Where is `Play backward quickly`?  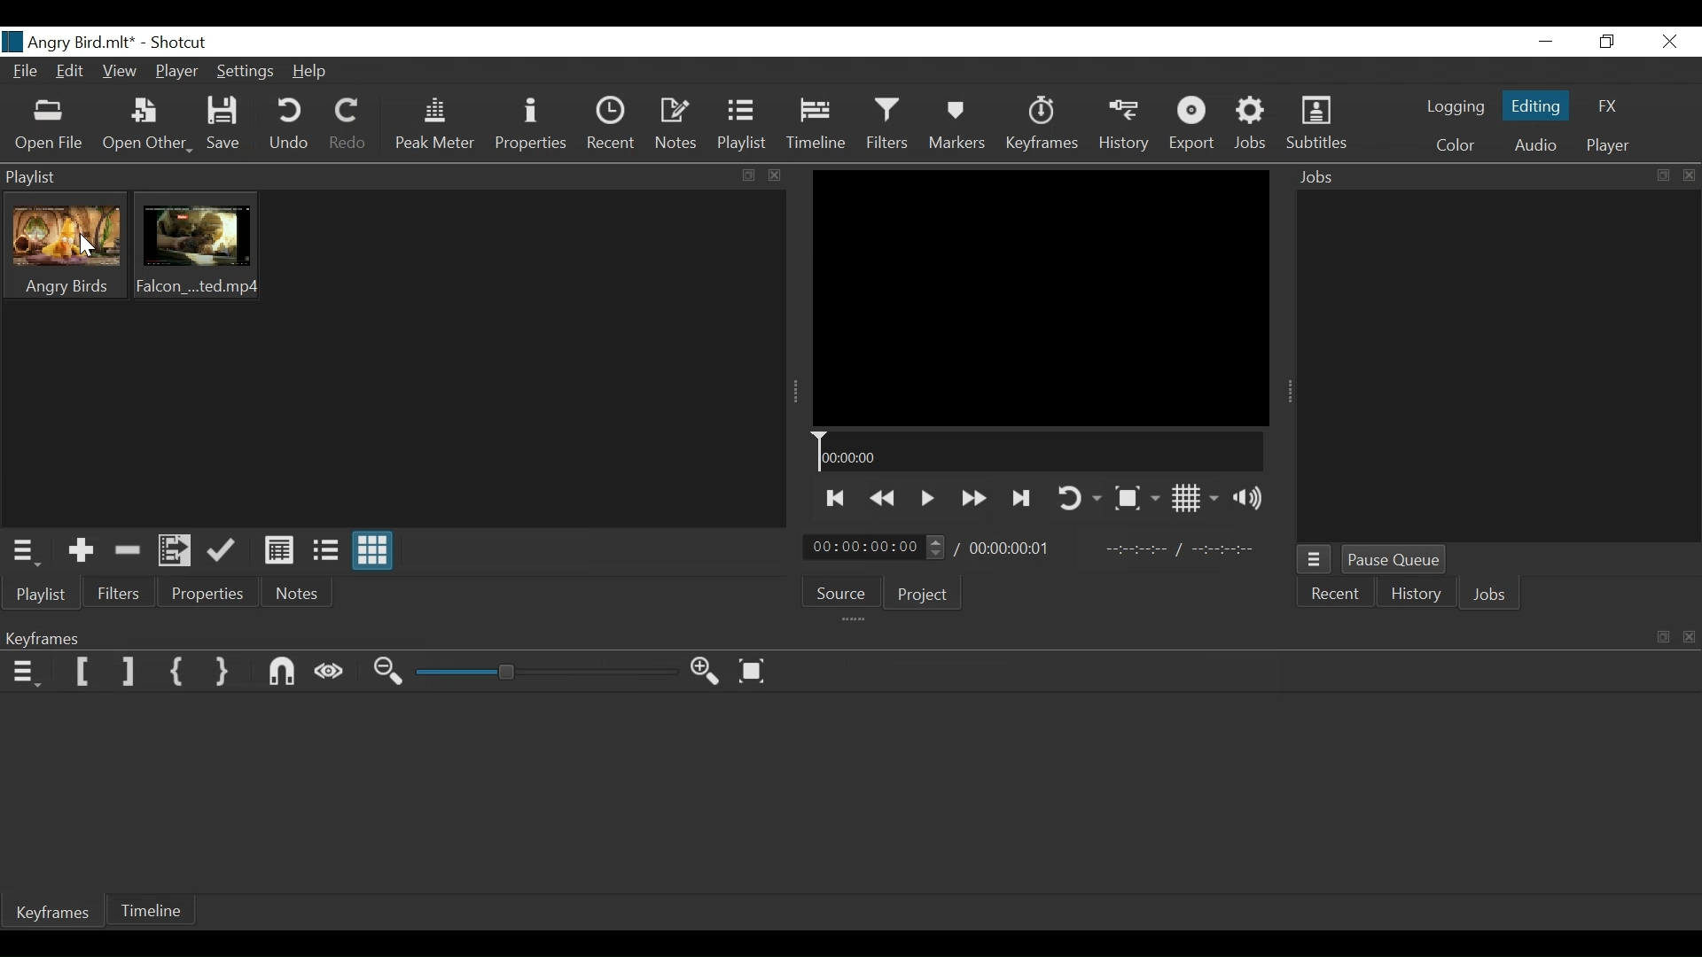
Play backward quickly is located at coordinates (882, 498).